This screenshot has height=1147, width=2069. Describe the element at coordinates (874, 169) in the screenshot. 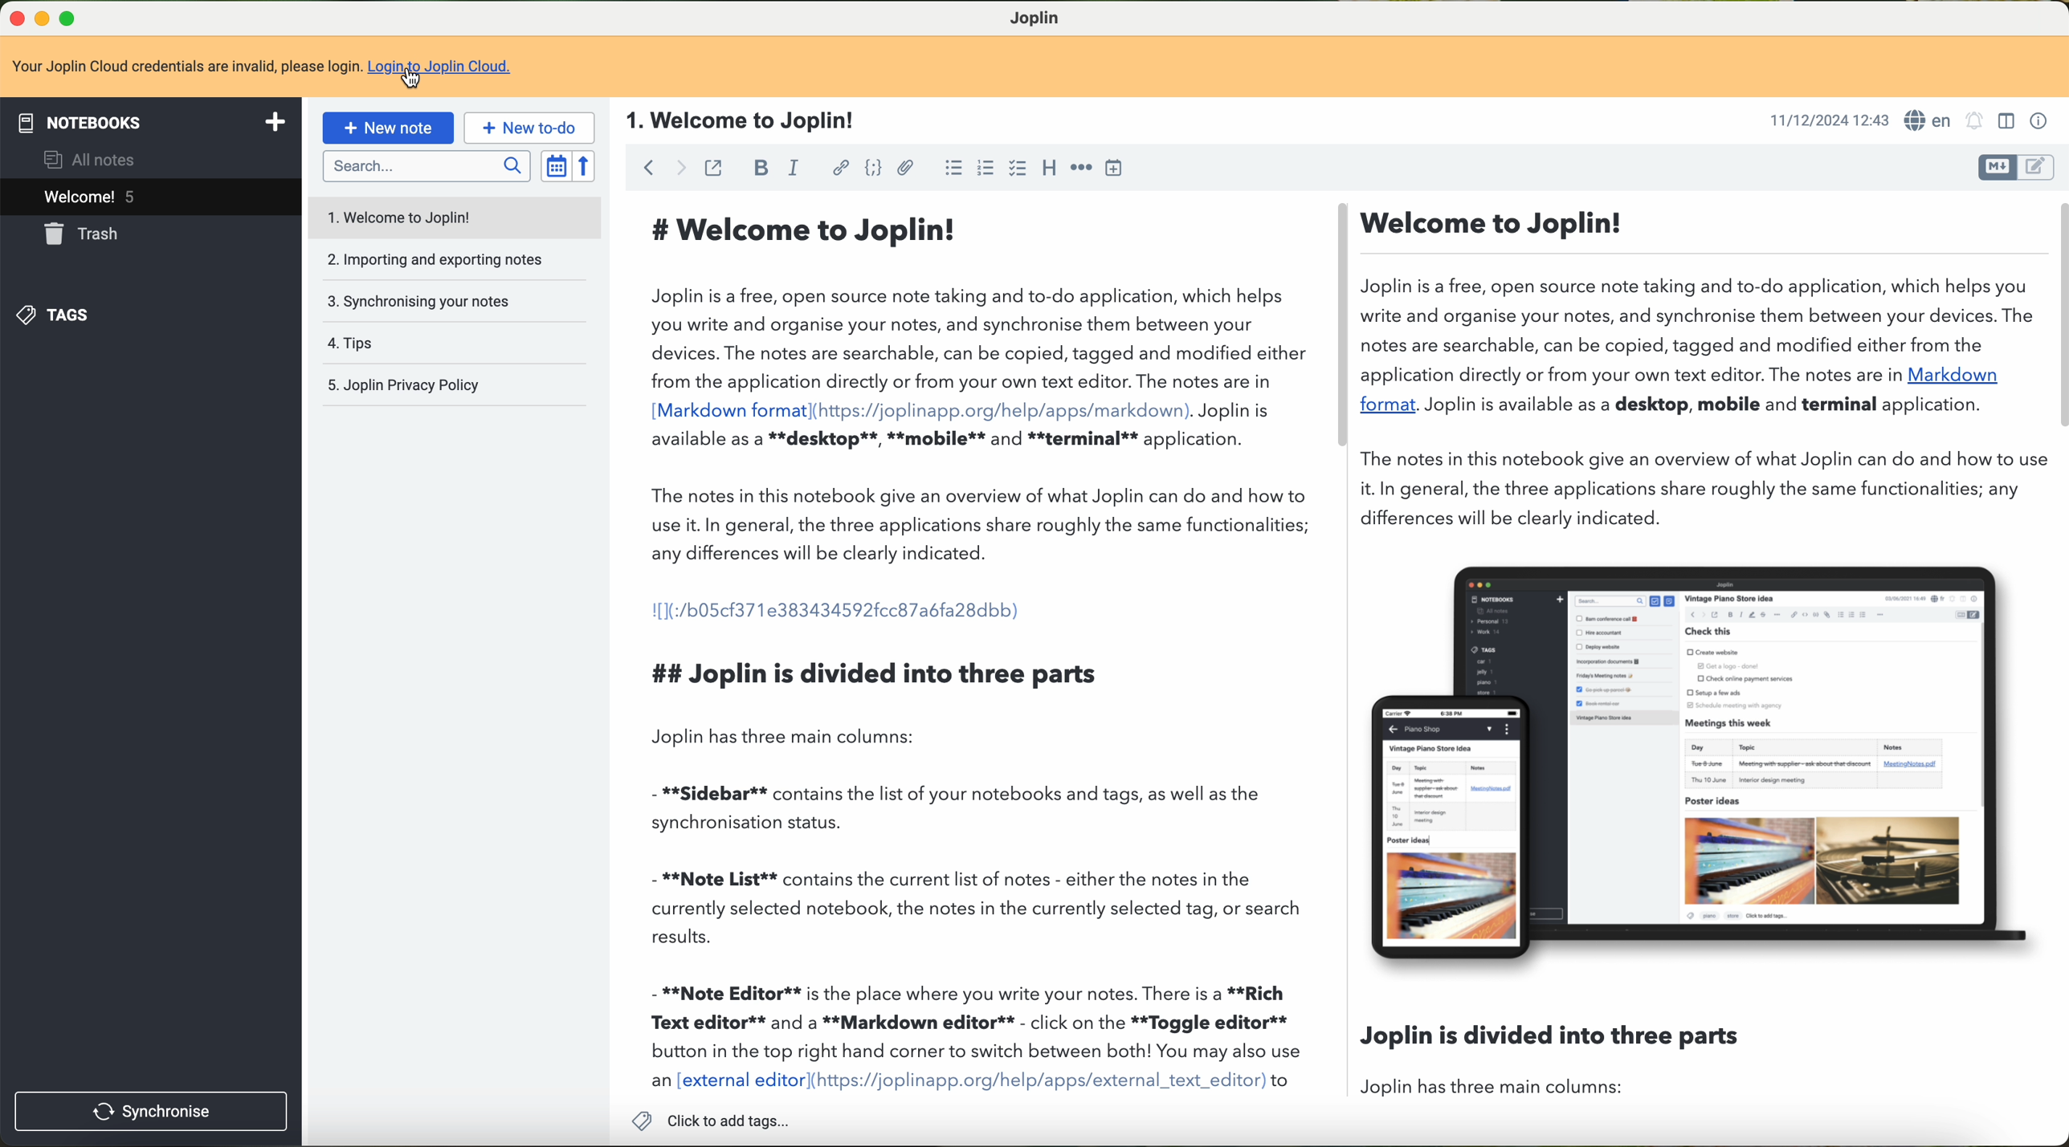

I see `code` at that location.